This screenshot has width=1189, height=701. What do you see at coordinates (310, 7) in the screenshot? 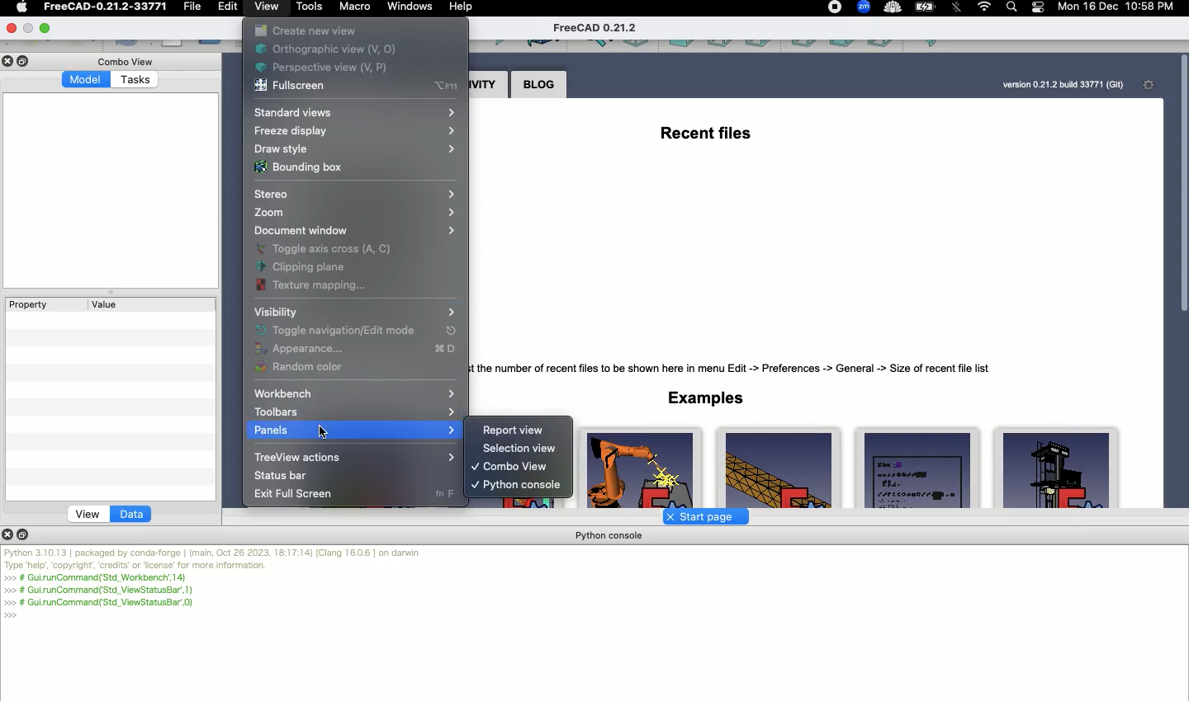
I see `Tools` at bounding box center [310, 7].